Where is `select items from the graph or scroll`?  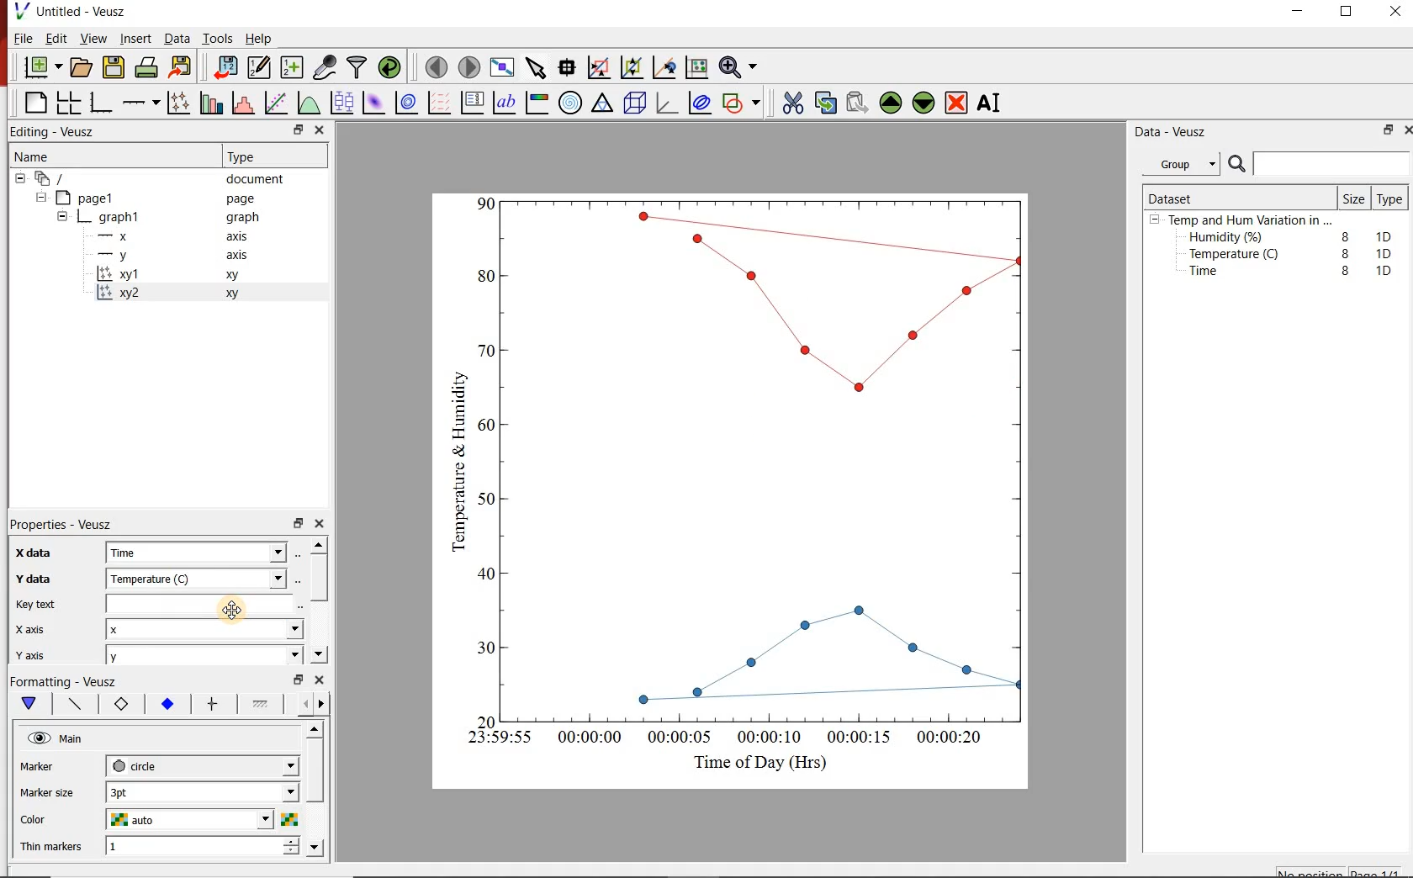
select items from the graph or scroll is located at coordinates (537, 70).